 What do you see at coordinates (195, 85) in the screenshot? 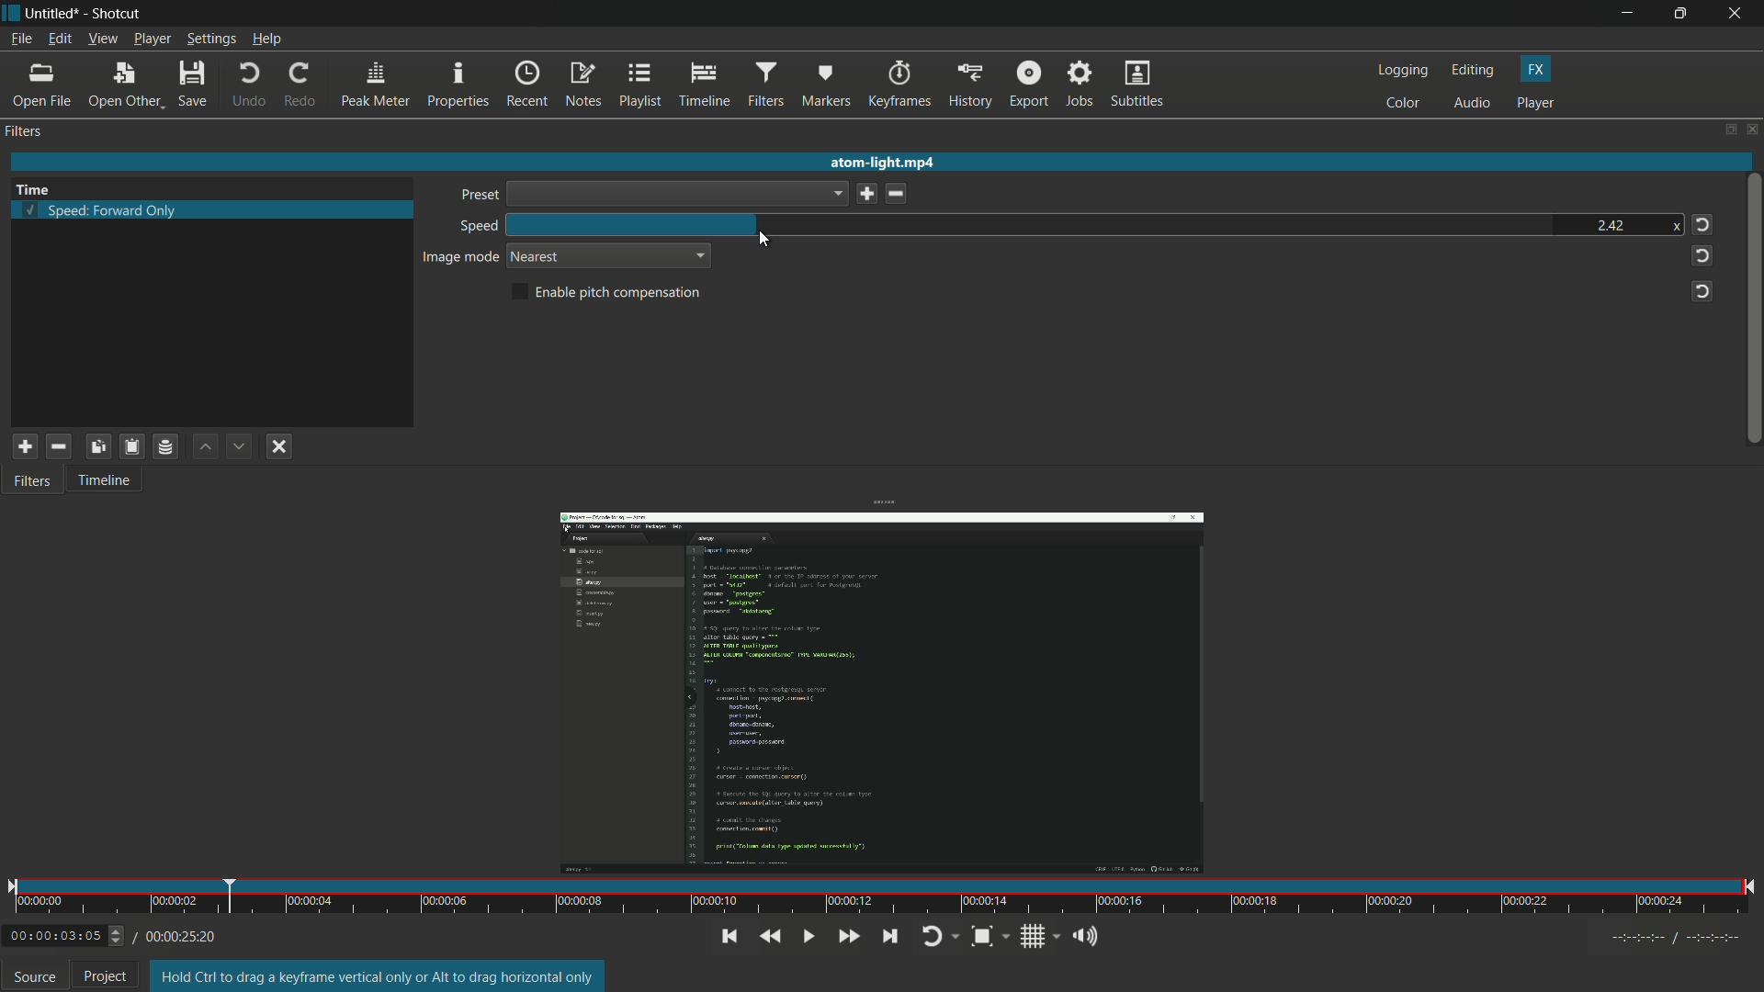
I see `save` at bounding box center [195, 85].